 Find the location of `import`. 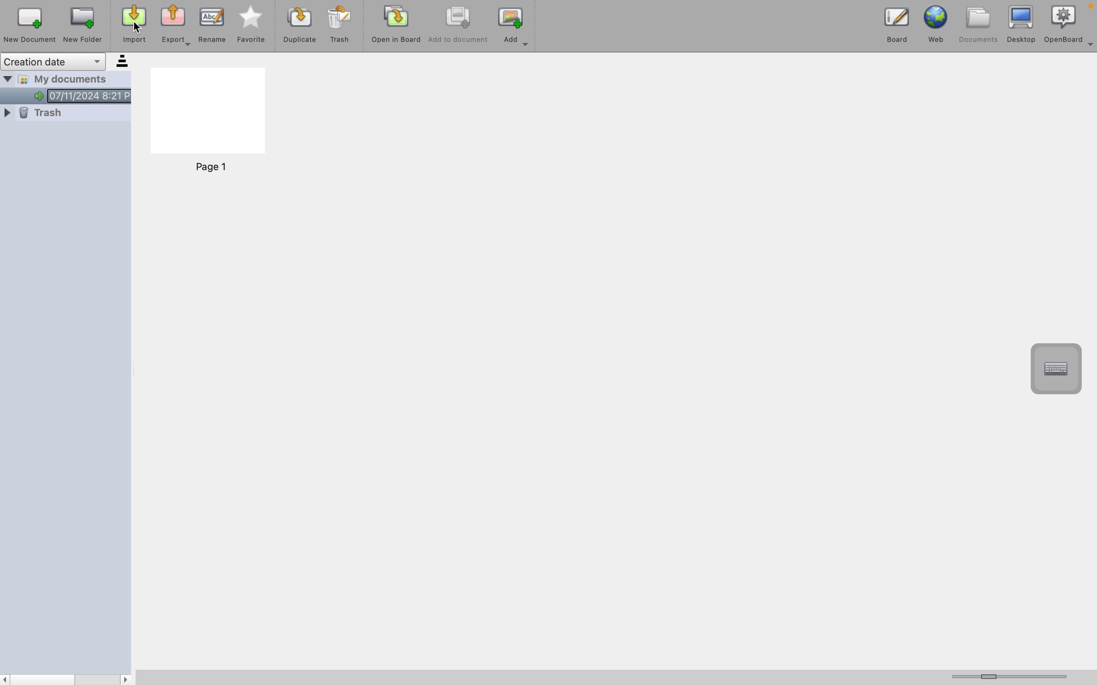

import is located at coordinates (132, 27).